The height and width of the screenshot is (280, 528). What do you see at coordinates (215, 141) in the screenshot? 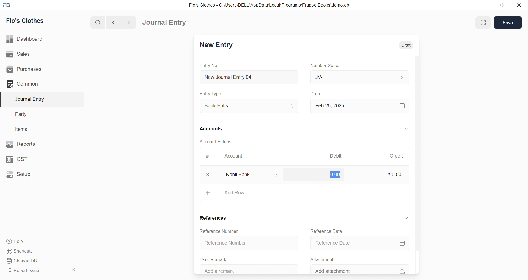
I see `Account Entries` at bounding box center [215, 141].